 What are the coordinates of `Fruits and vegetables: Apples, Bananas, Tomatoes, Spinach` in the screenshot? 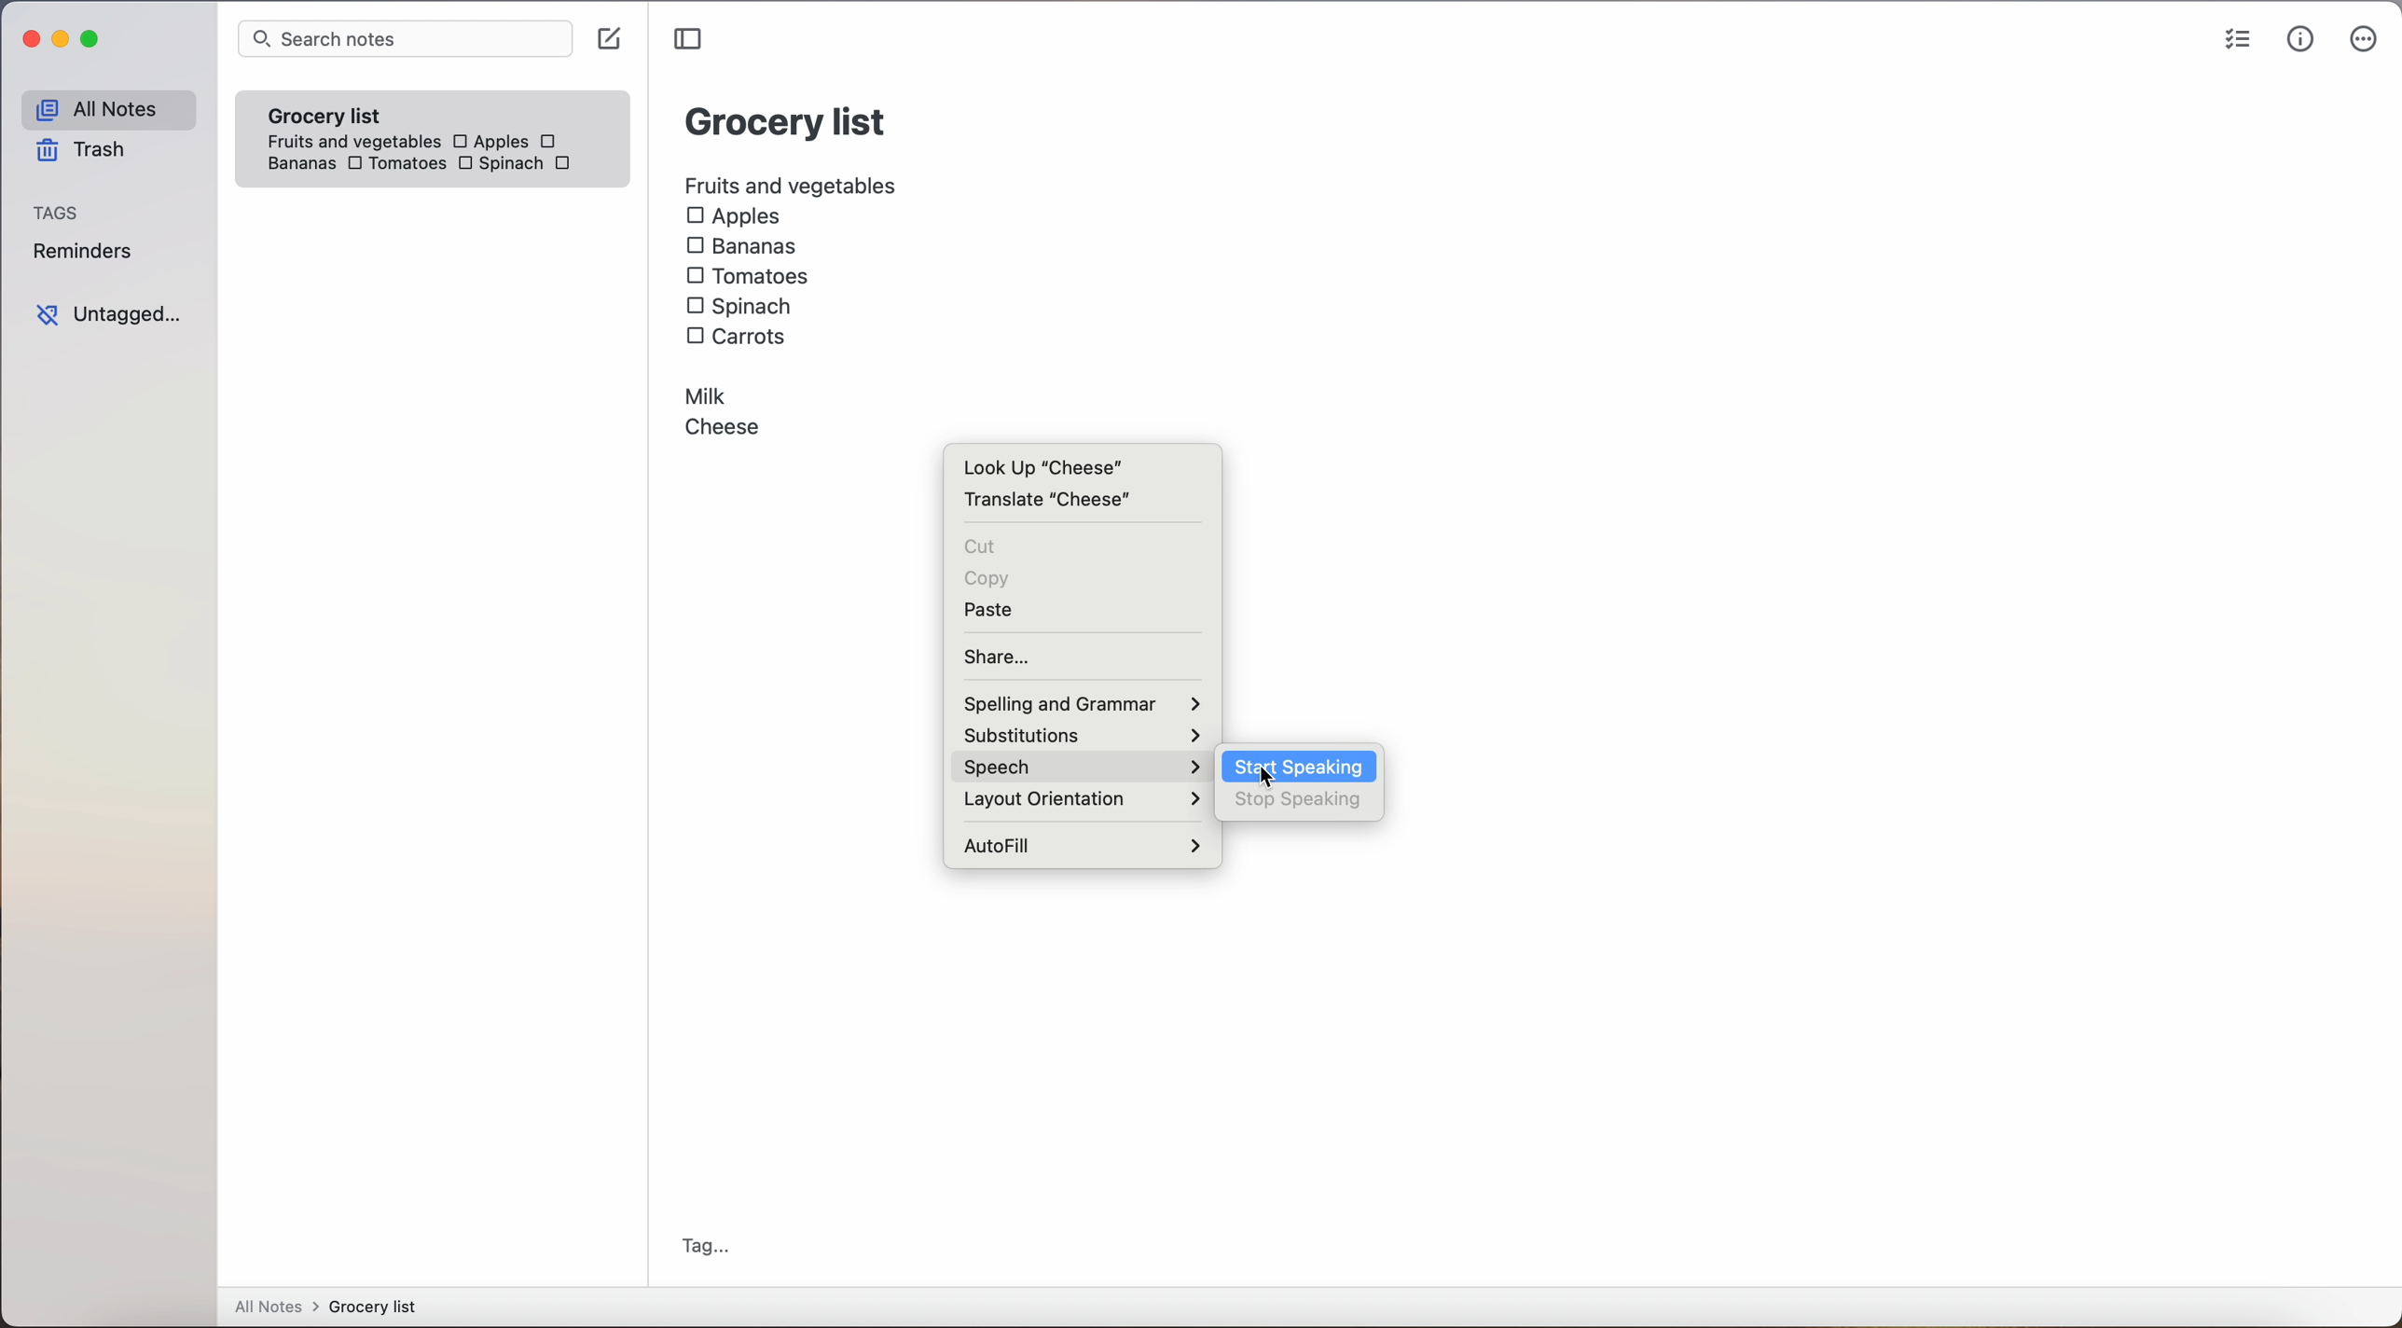 It's located at (438, 146).